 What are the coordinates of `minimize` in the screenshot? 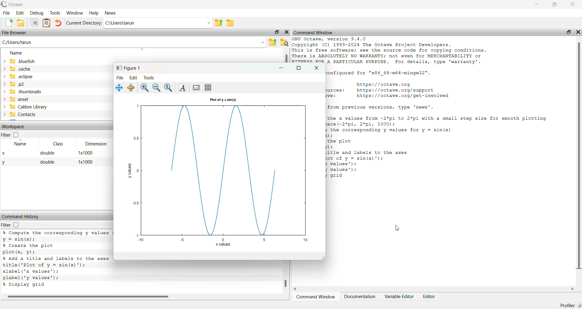 It's located at (537, 5).